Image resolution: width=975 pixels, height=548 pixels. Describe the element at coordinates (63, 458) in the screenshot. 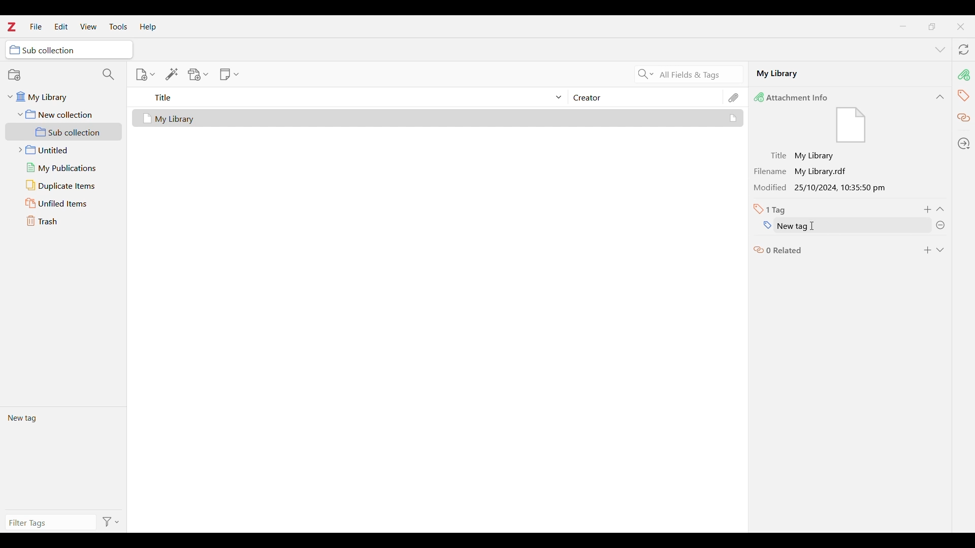

I see `Current tags` at that location.